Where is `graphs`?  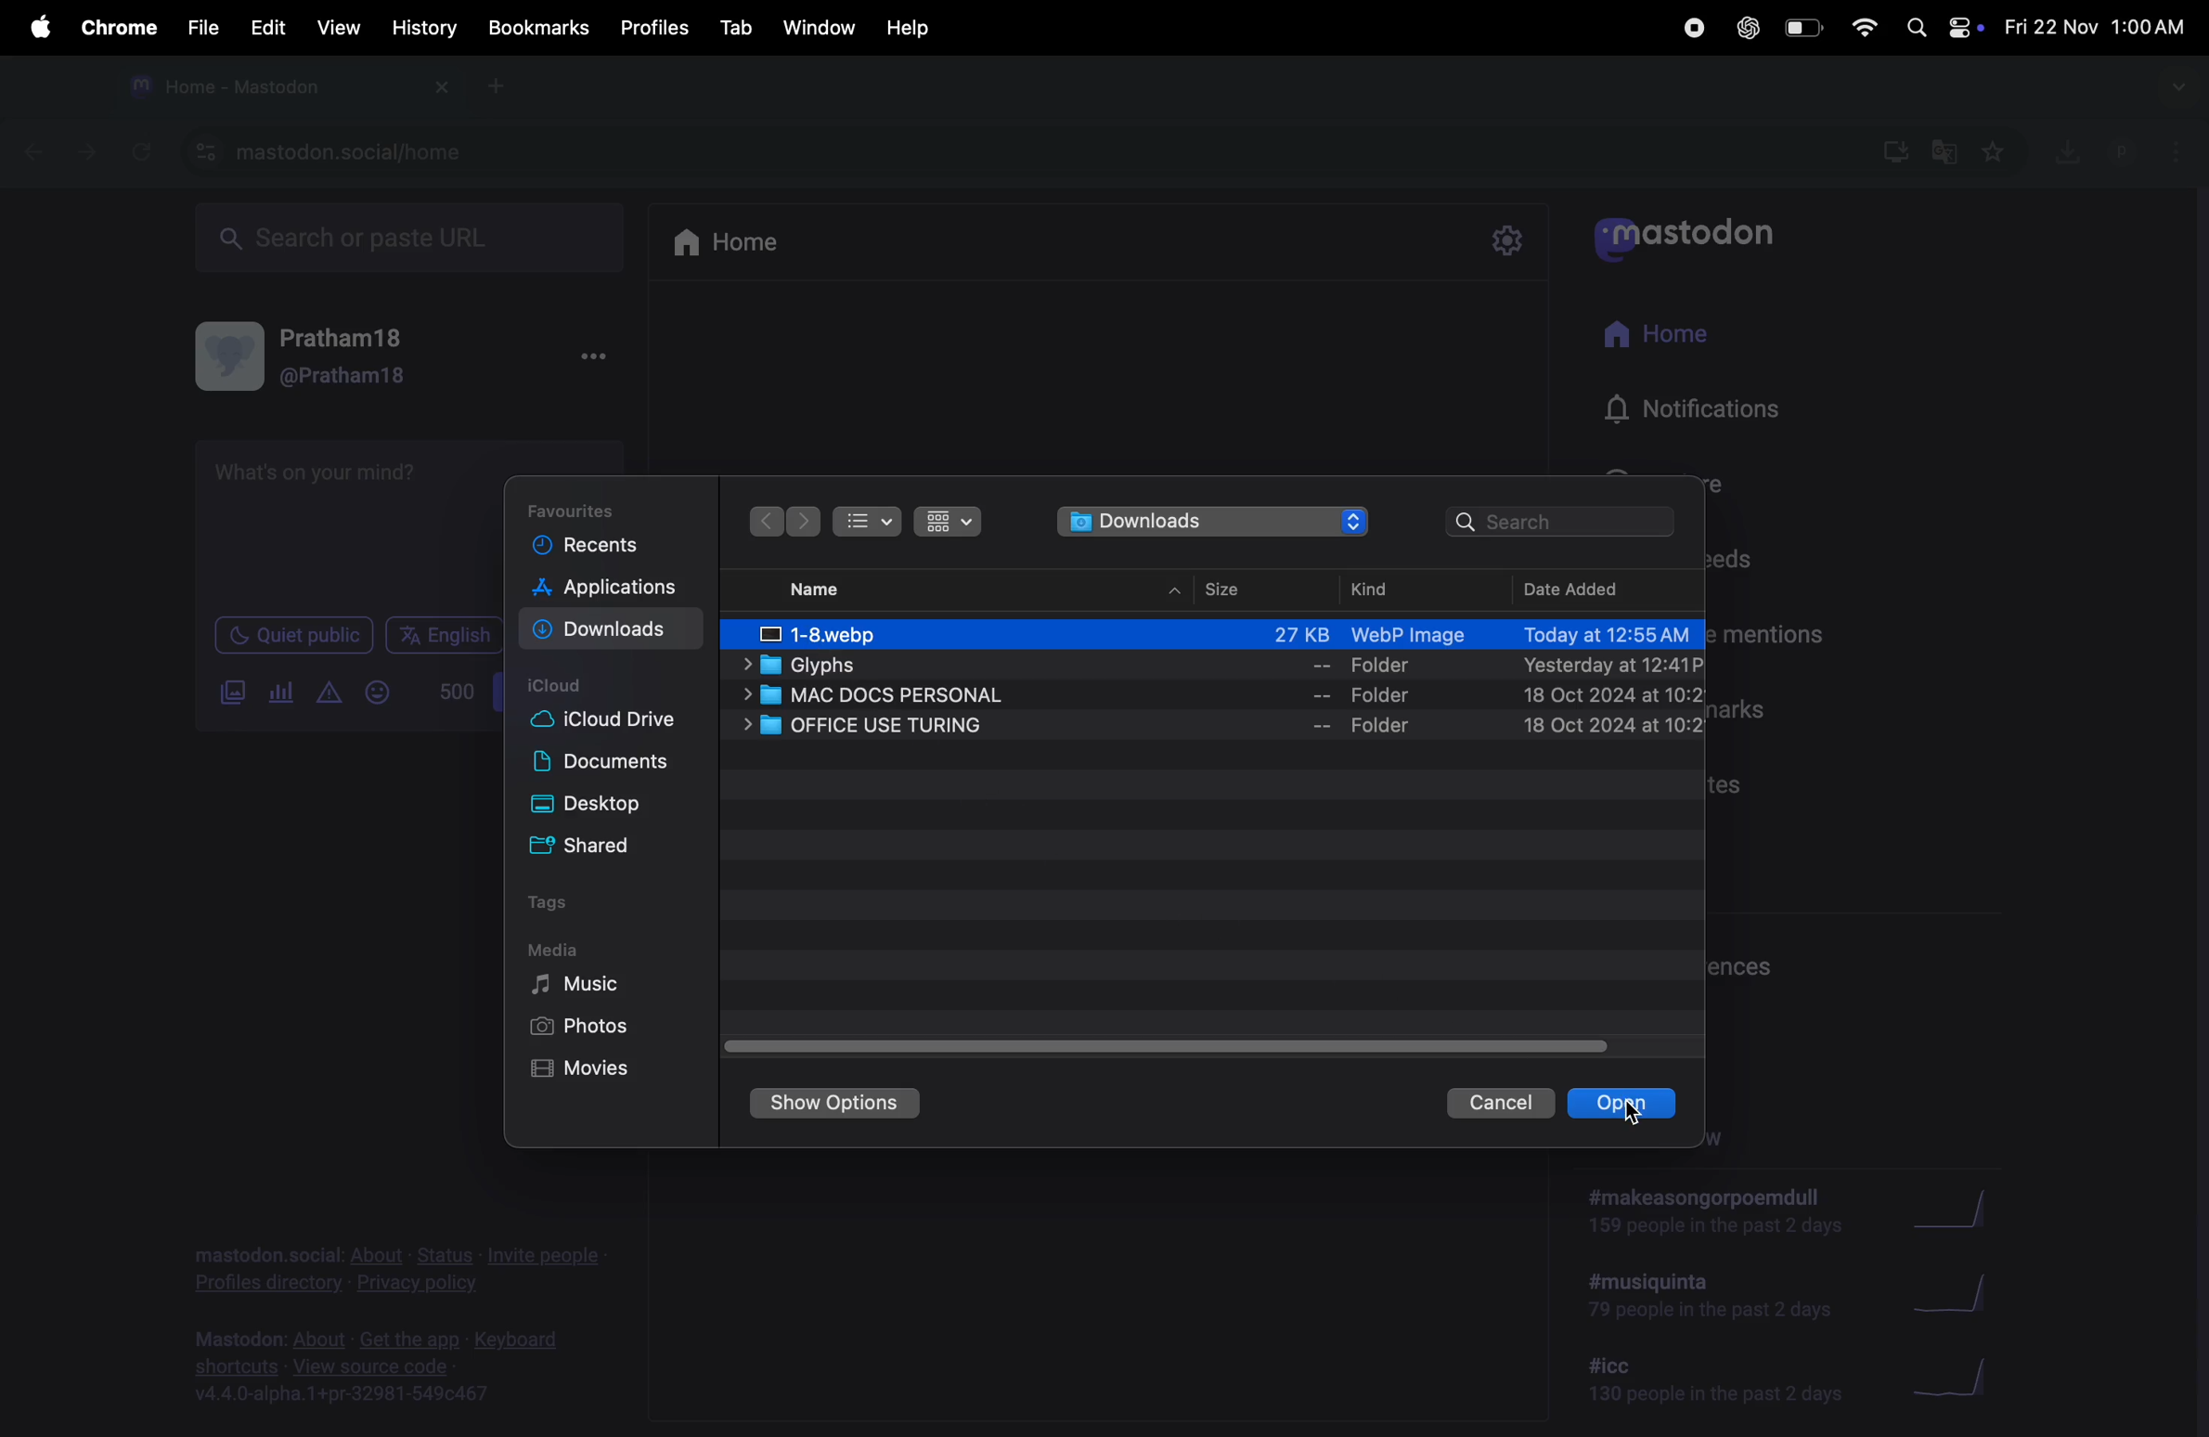 graphs is located at coordinates (1970, 1294).